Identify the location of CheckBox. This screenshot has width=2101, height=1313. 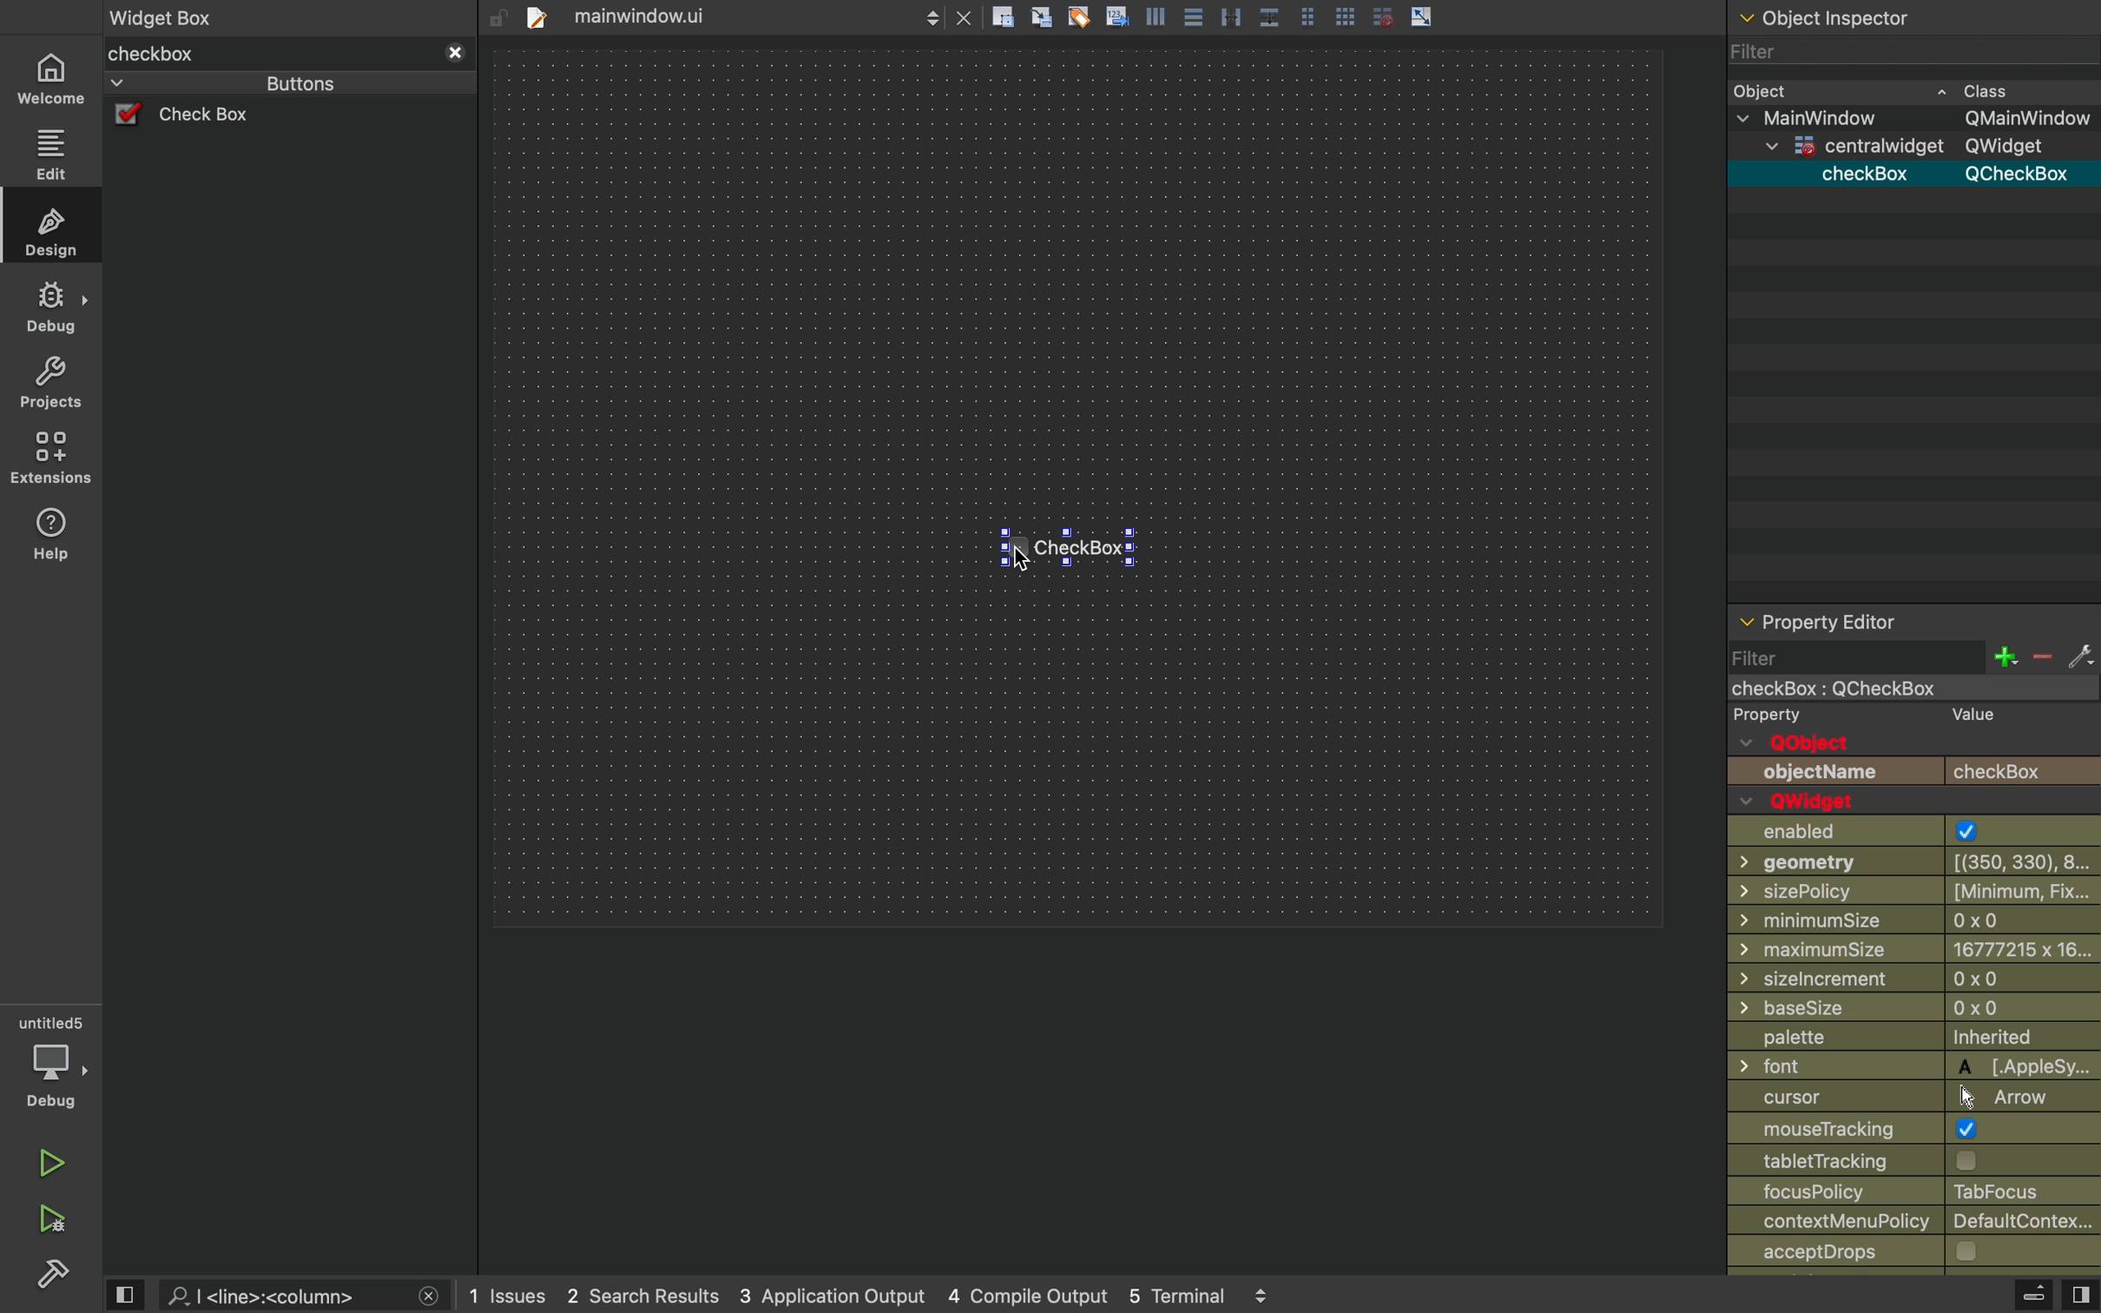
(1085, 554).